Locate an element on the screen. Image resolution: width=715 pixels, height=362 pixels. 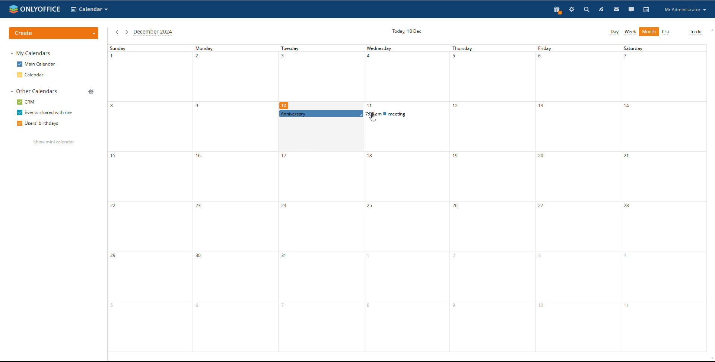
search is located at coordinates (610, 10).